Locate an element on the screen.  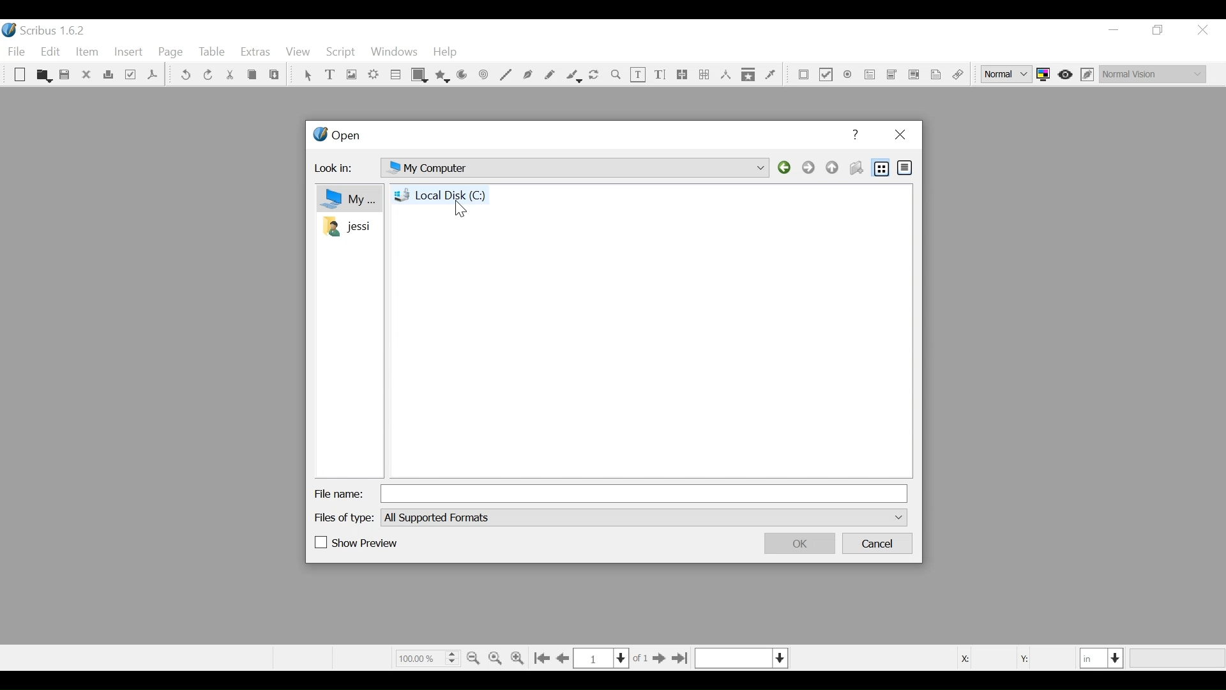
PDF Push Button is located at coordinates (804, 75).